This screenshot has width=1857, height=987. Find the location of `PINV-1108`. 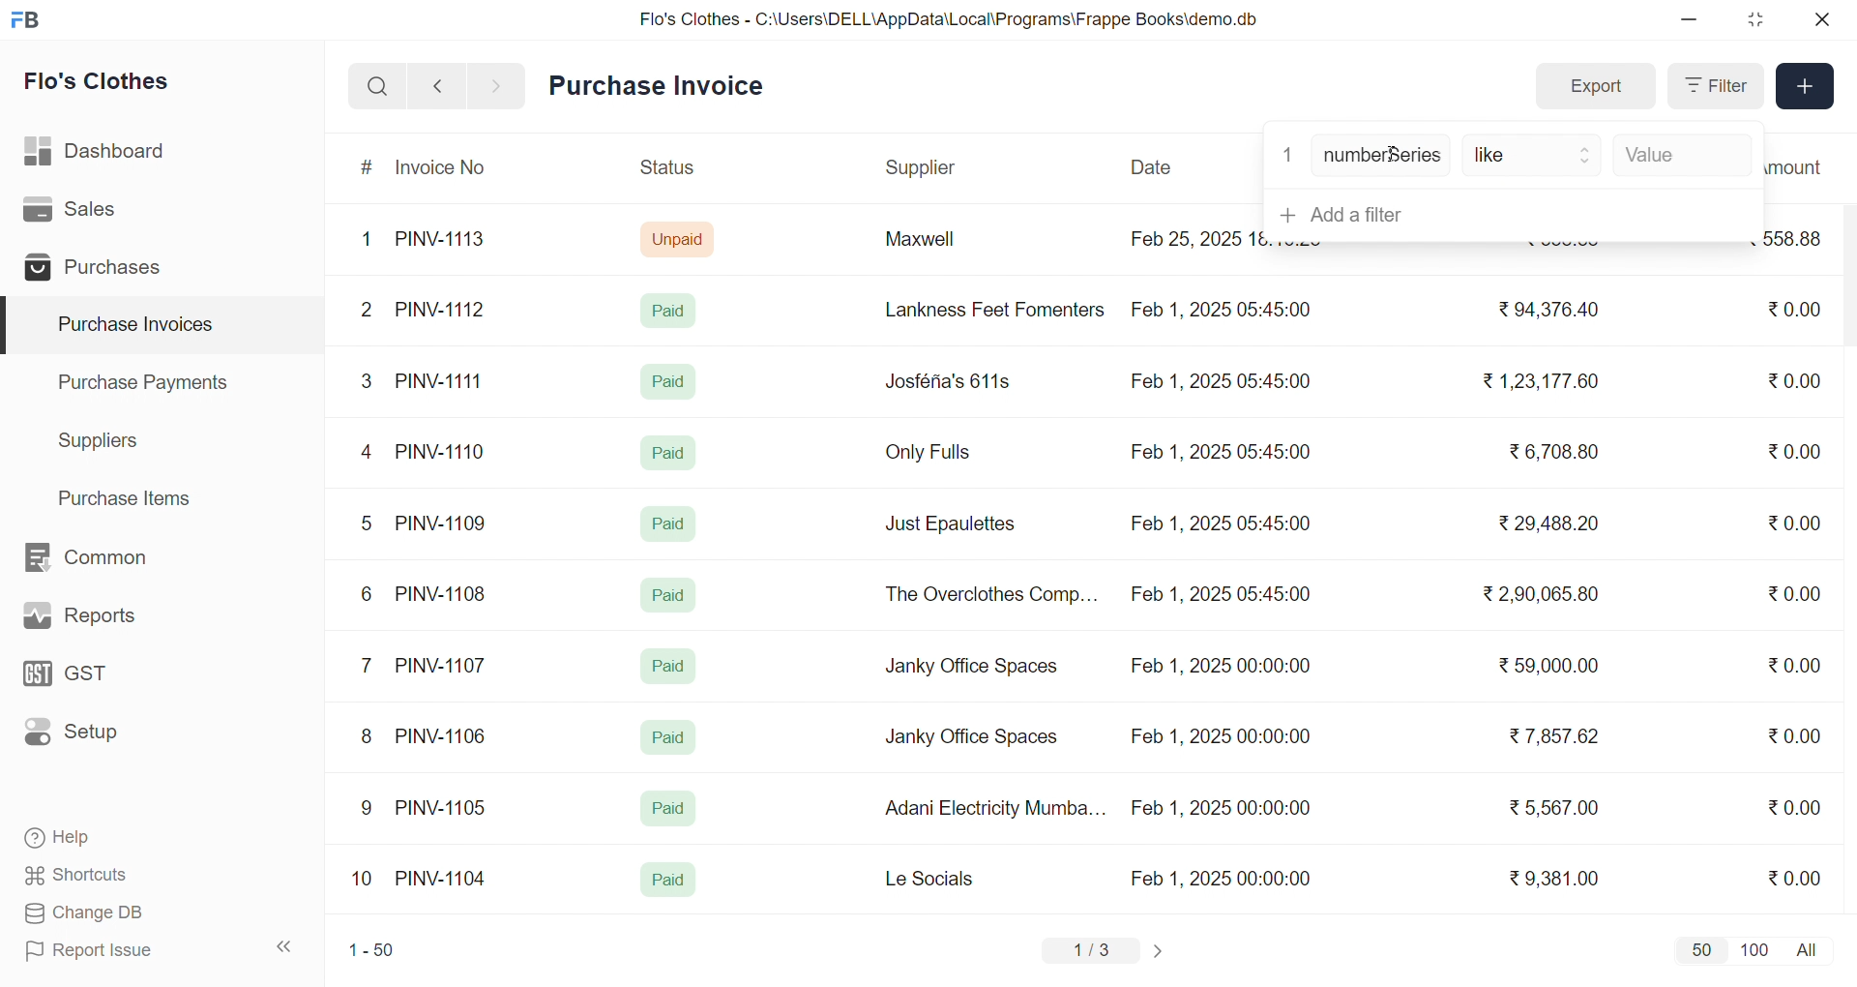

PINV-1108 is located at coordinates (442, 594).